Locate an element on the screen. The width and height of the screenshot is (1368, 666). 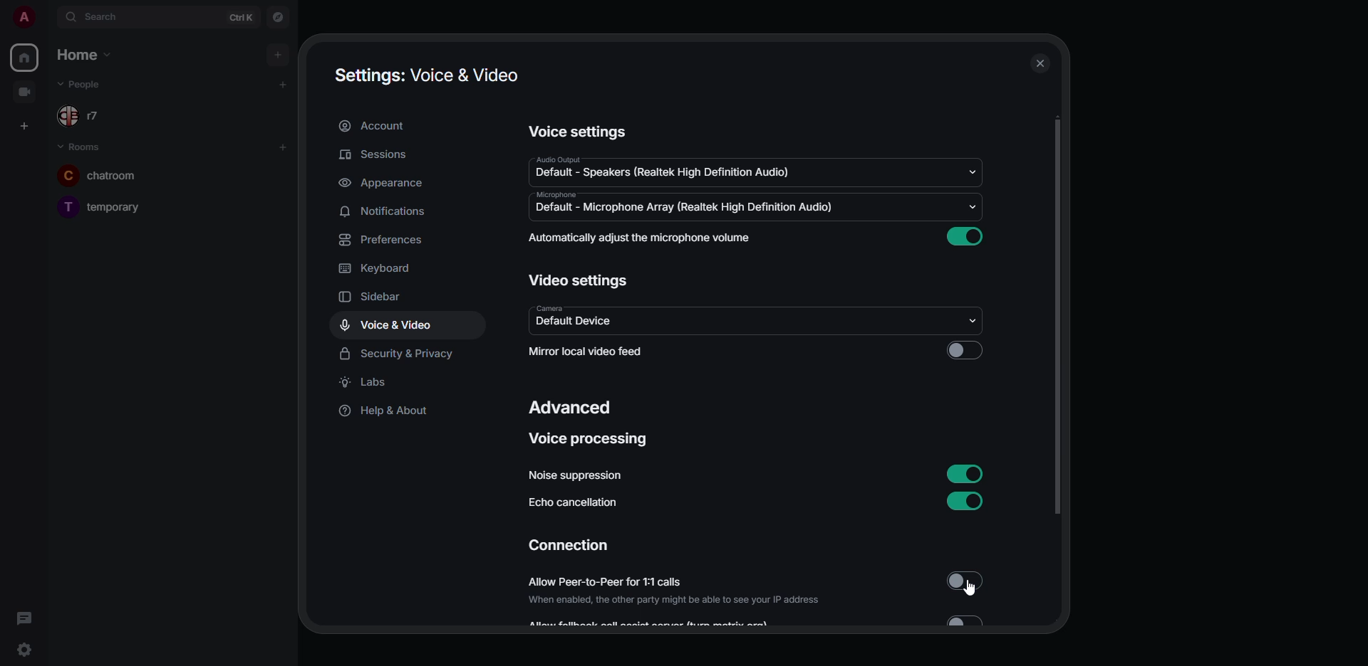
voice settings is located at coordinates (577, 132).